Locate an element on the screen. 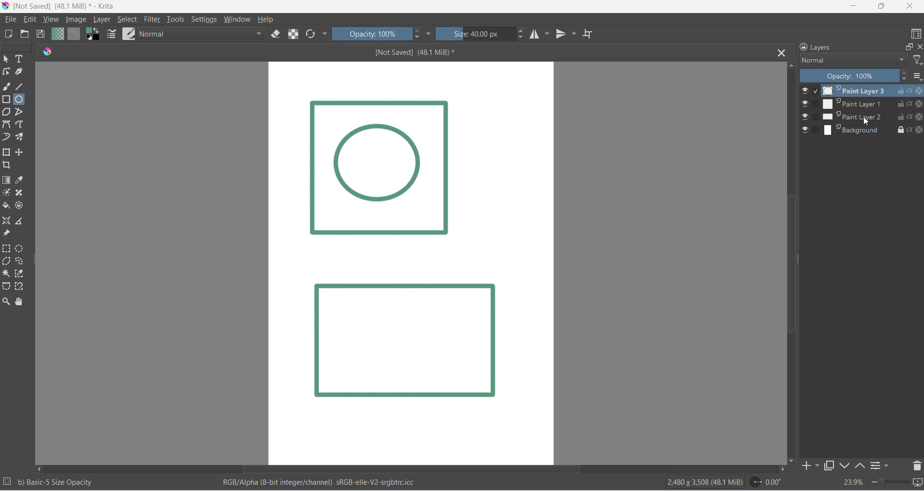 This screenshot has height=491, width=924. color selection tool is located at coordinates (19, 273).